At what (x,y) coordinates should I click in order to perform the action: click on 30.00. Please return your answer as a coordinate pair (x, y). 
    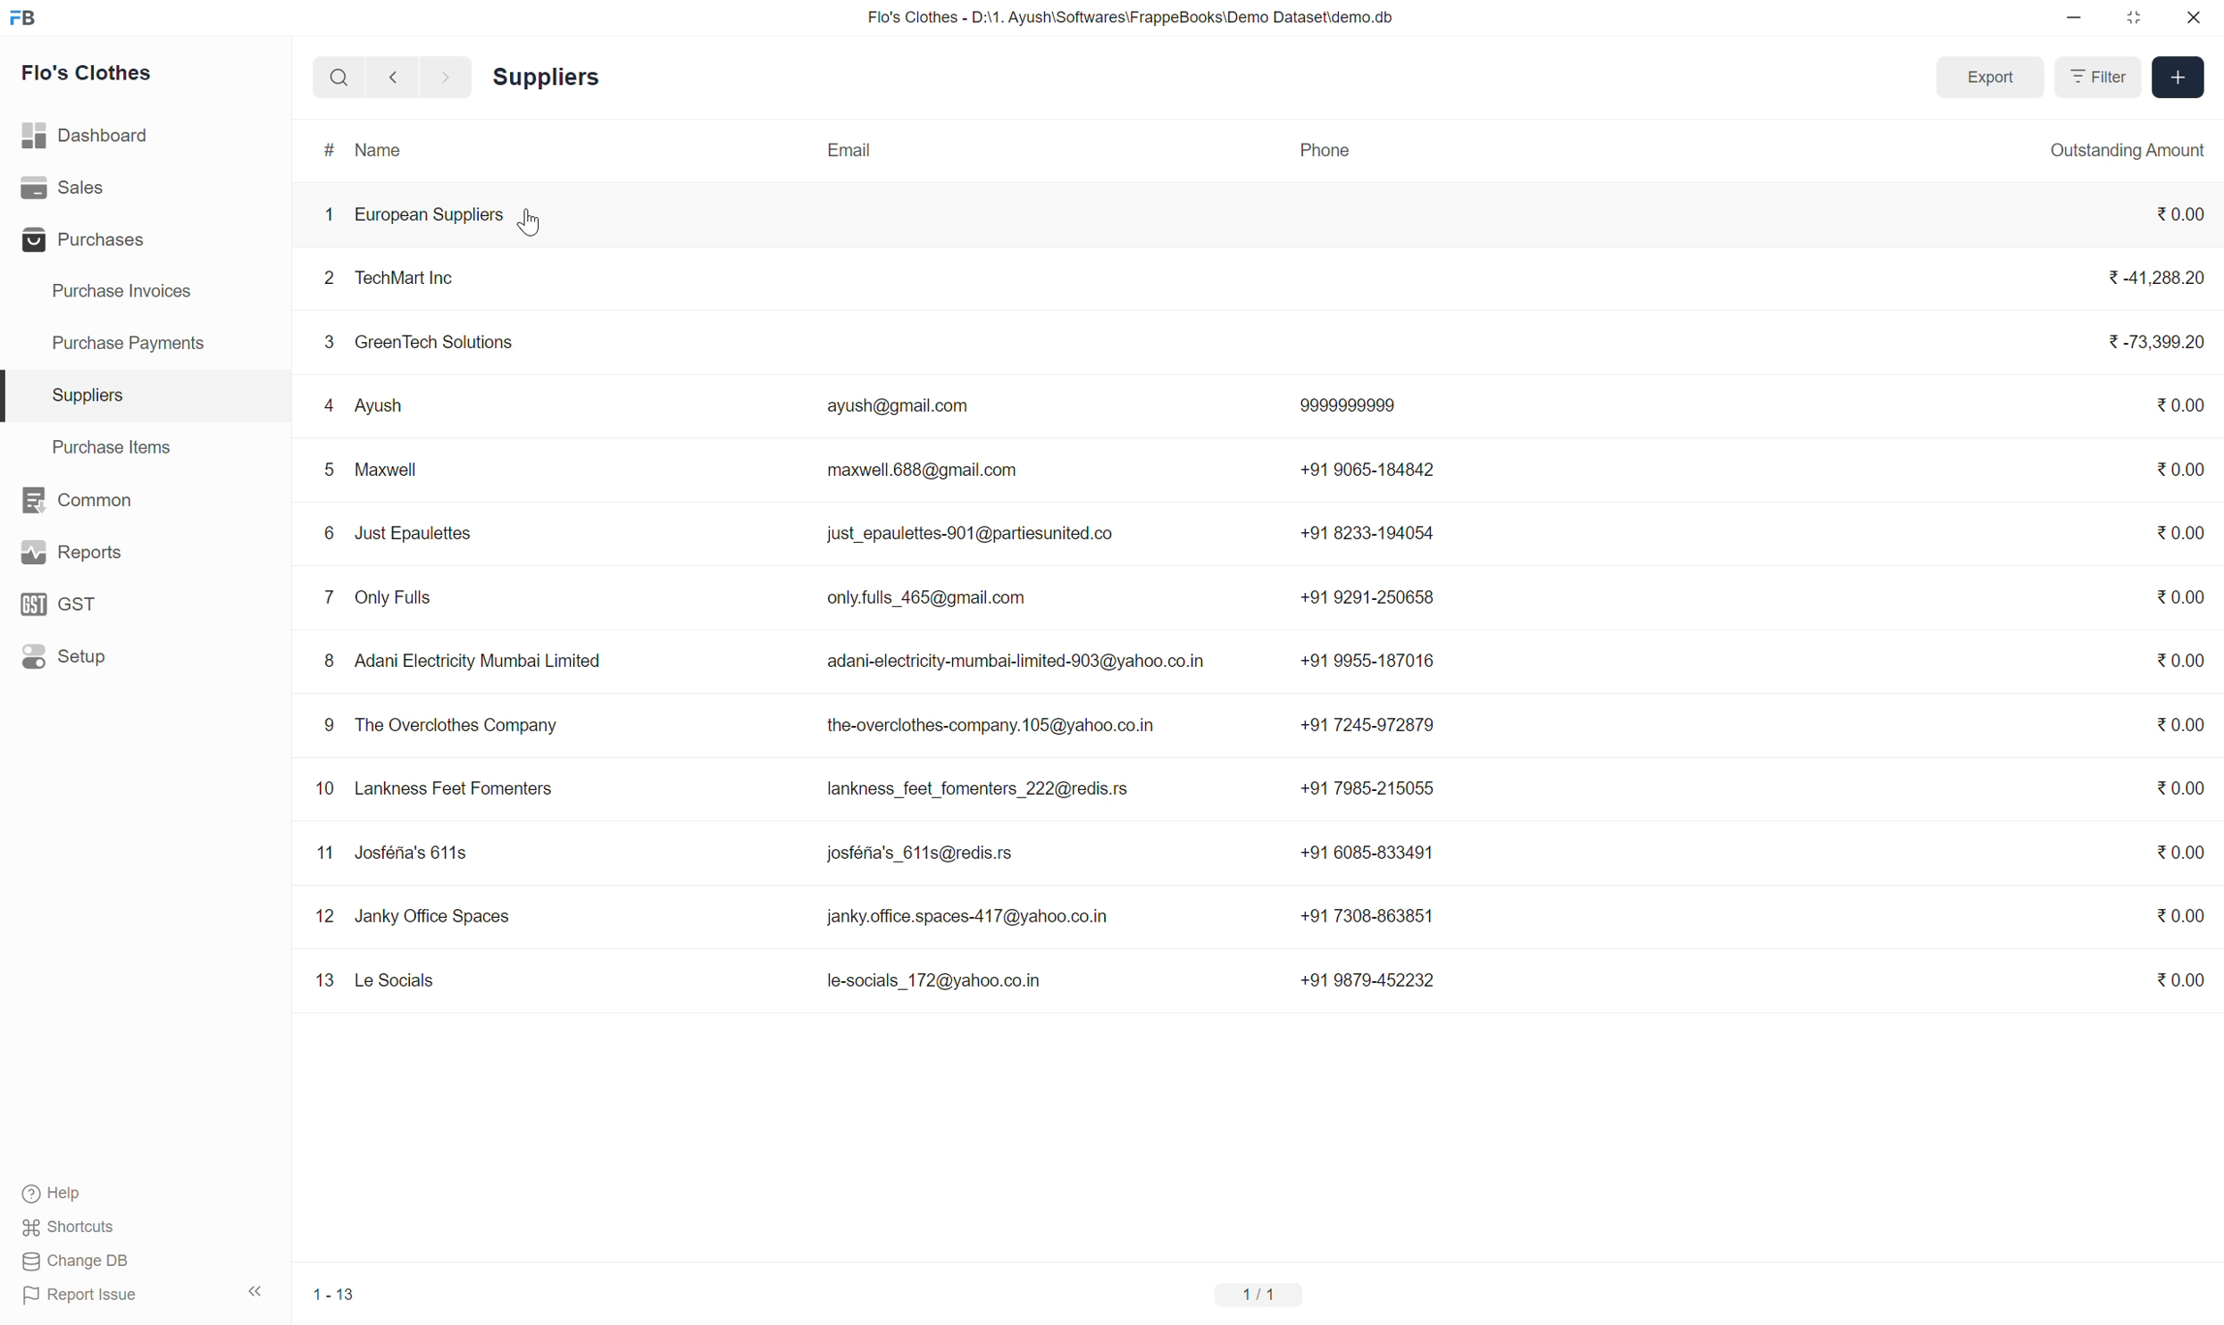
    Looking at the image, I should click on (2165, 852).